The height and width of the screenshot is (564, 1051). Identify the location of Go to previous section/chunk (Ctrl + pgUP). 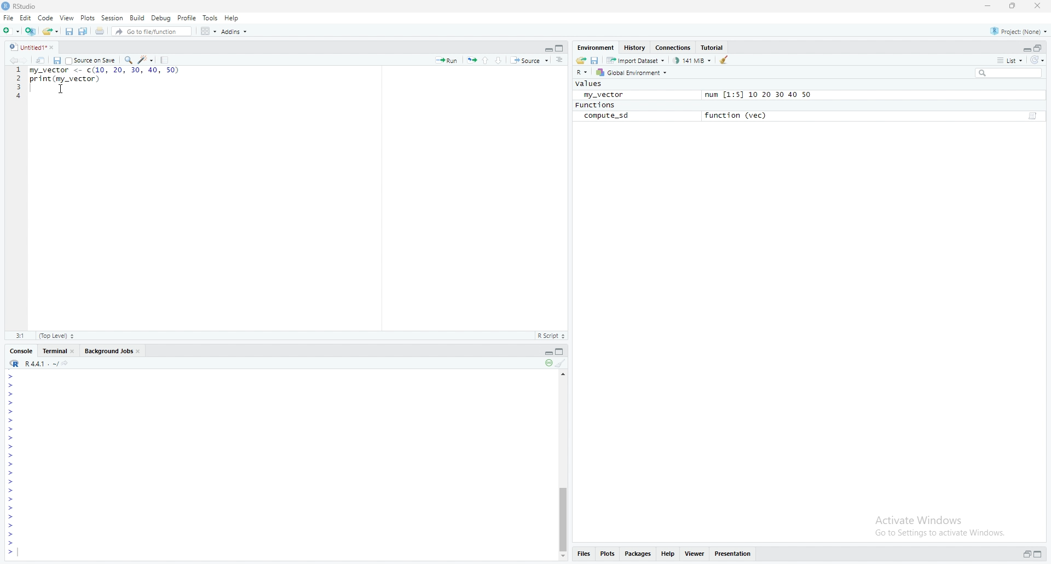
(486, 59).